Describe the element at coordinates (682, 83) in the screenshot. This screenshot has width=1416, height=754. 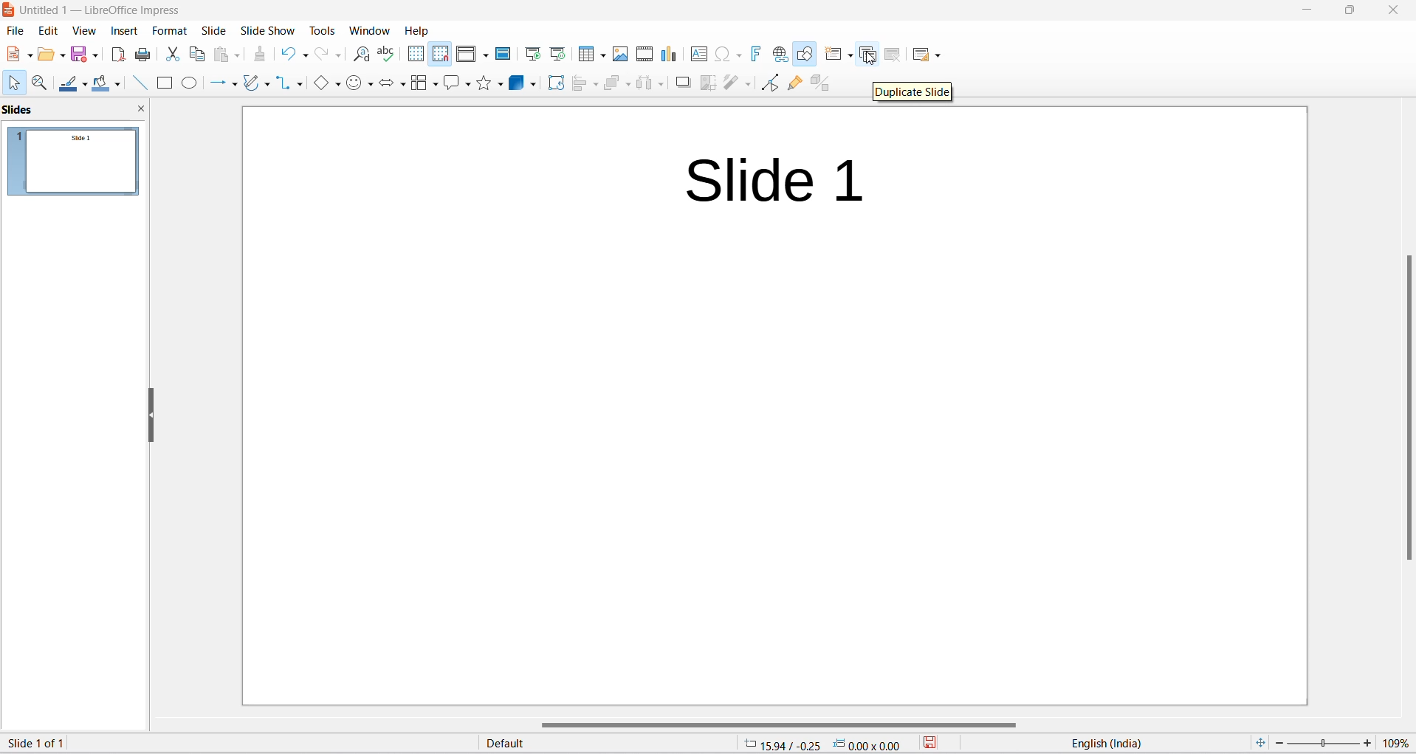
I see `Shadow` at that location.